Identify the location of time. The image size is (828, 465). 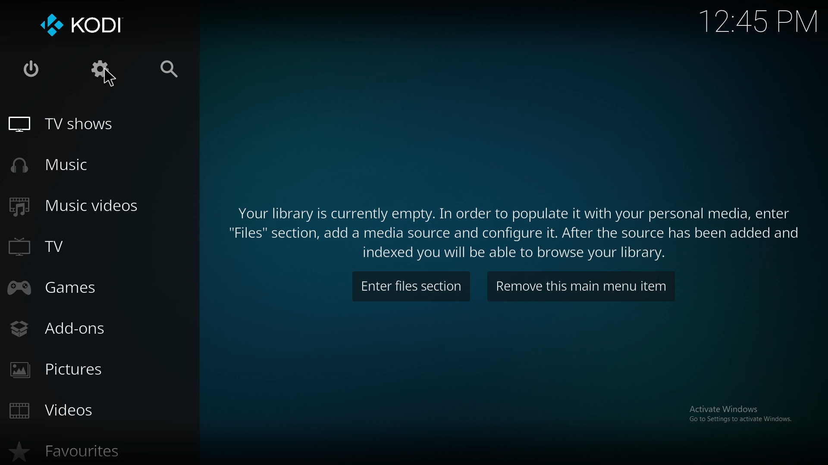
(760, 19).